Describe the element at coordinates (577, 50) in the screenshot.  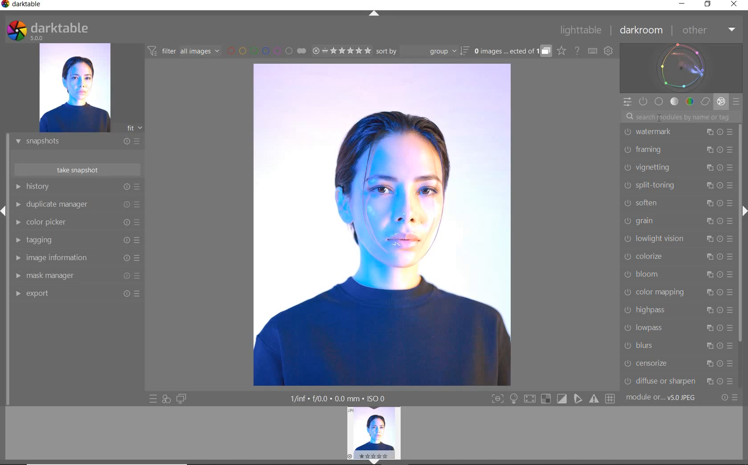
I see `HELP ONLINE` at that location.